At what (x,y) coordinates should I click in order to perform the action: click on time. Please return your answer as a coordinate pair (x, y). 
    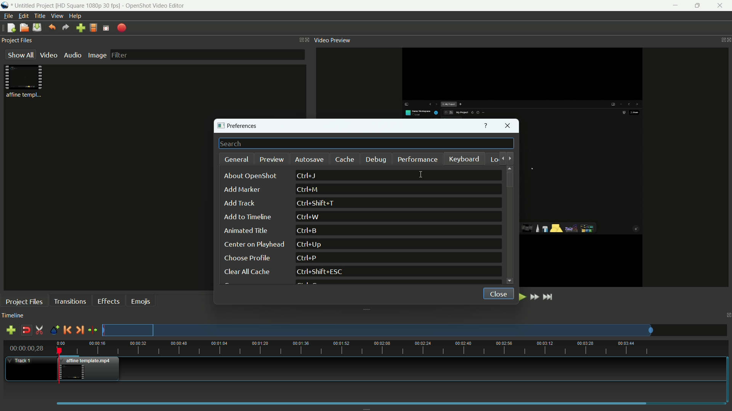
    Looking at the image, I should click on (392, 348).